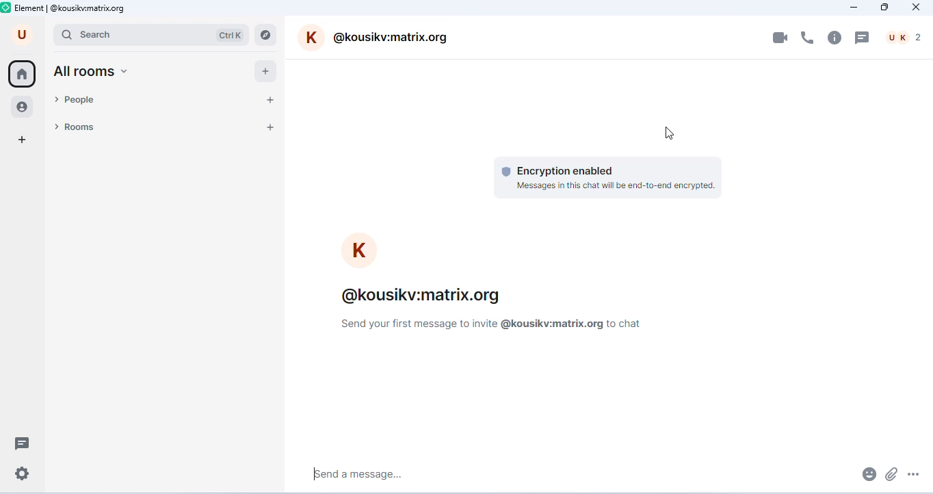 Image resolution: width=933 pixels, height=494 pixels. I want to click on start chat, so click(273, 100).